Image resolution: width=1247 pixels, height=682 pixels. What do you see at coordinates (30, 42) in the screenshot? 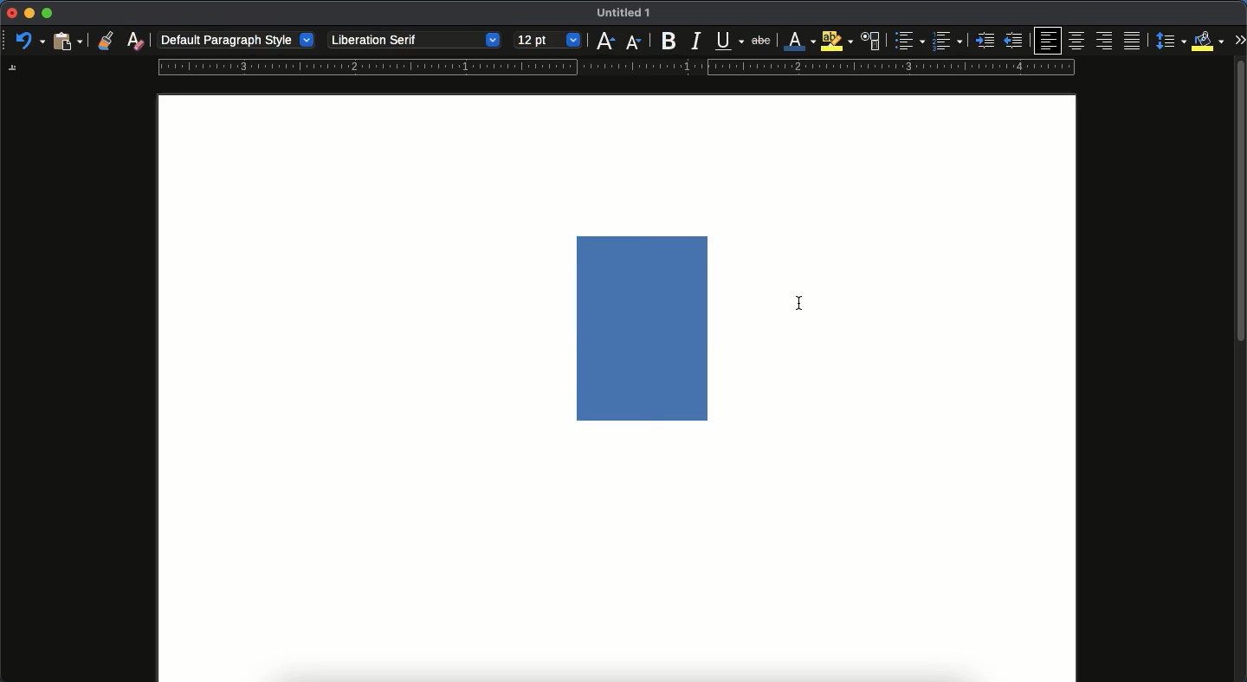
I see `undo` at bounding box center [30, 42].